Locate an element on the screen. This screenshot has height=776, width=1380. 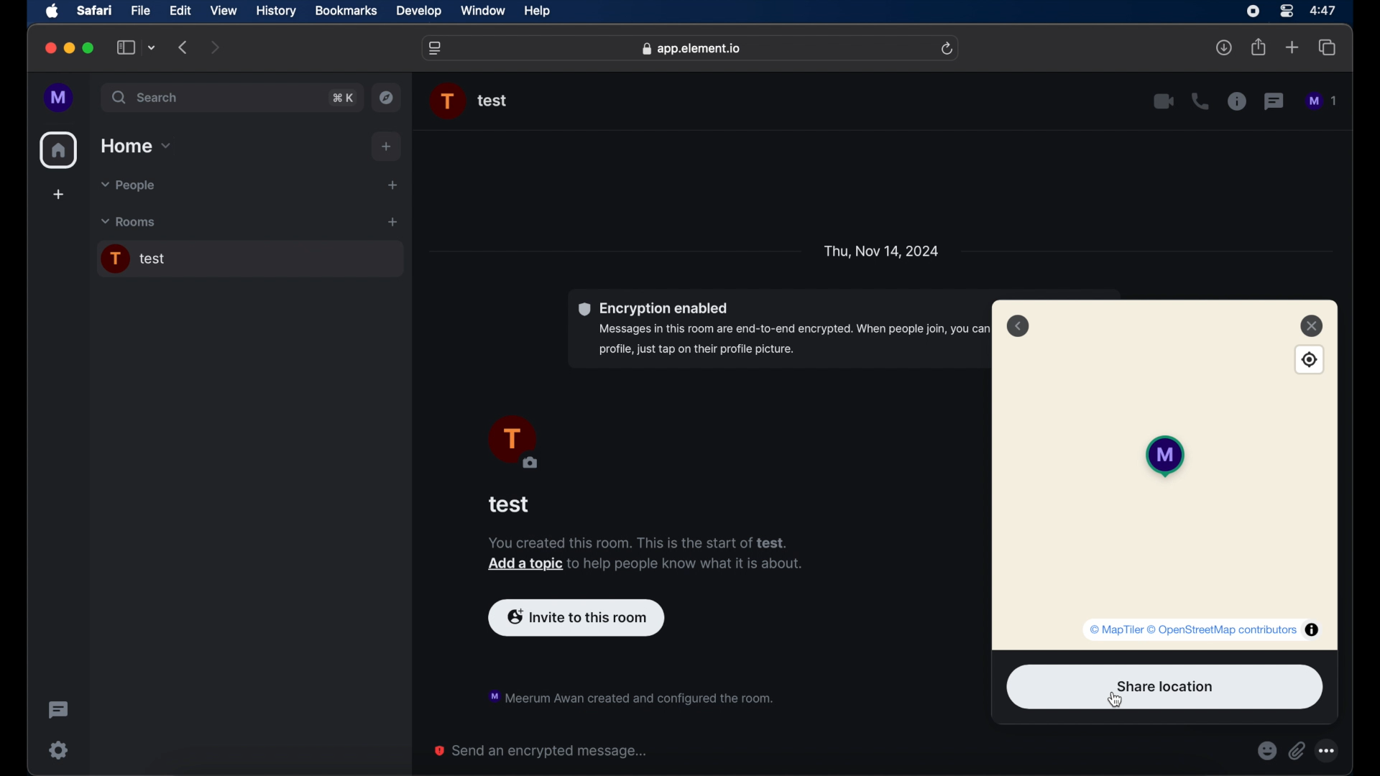
settings is located at coordinates (57, 749).